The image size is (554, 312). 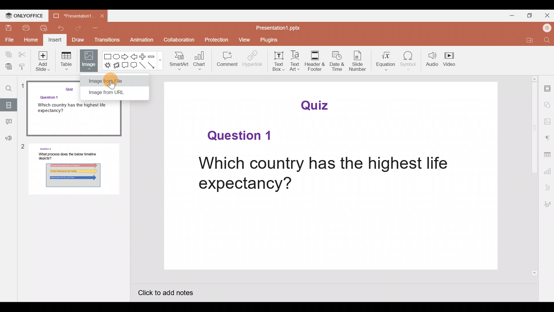 I want to click on Comment, so click(x=8, y=123).